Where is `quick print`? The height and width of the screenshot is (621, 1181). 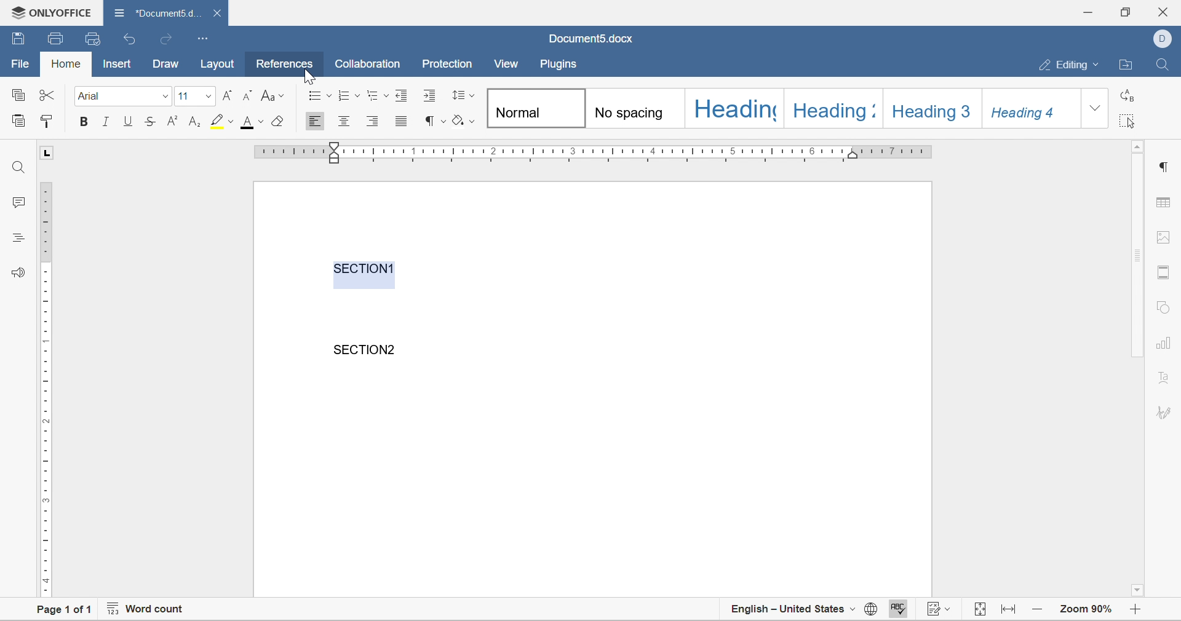
quick print is located at coordinates (94, 38).